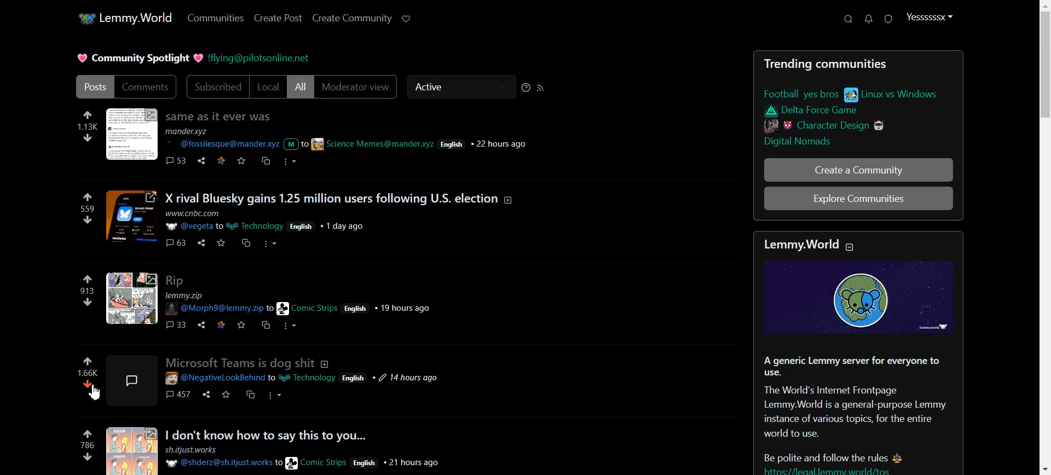  What do you see at coordinates (88, 361) in the screenshot?
I see `Upvote` at bounding box center [88, 361].